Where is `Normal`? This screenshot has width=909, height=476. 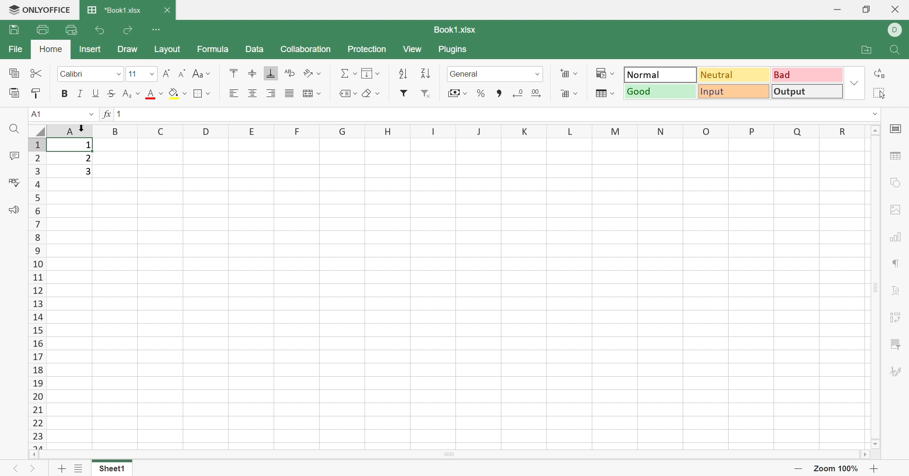
Normal is located at coordinates (661, 74).